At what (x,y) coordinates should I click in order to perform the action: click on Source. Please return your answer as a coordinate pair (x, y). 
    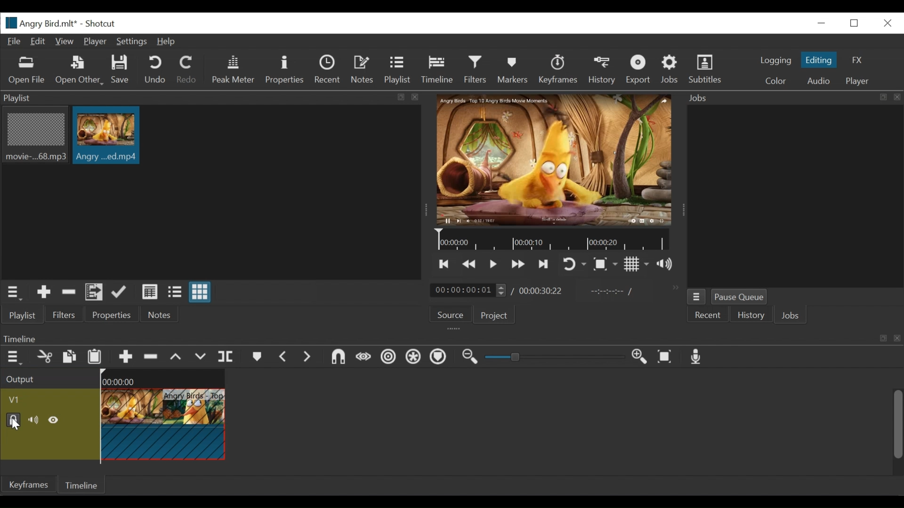
    Looking at the image, I should click on (451, 313).